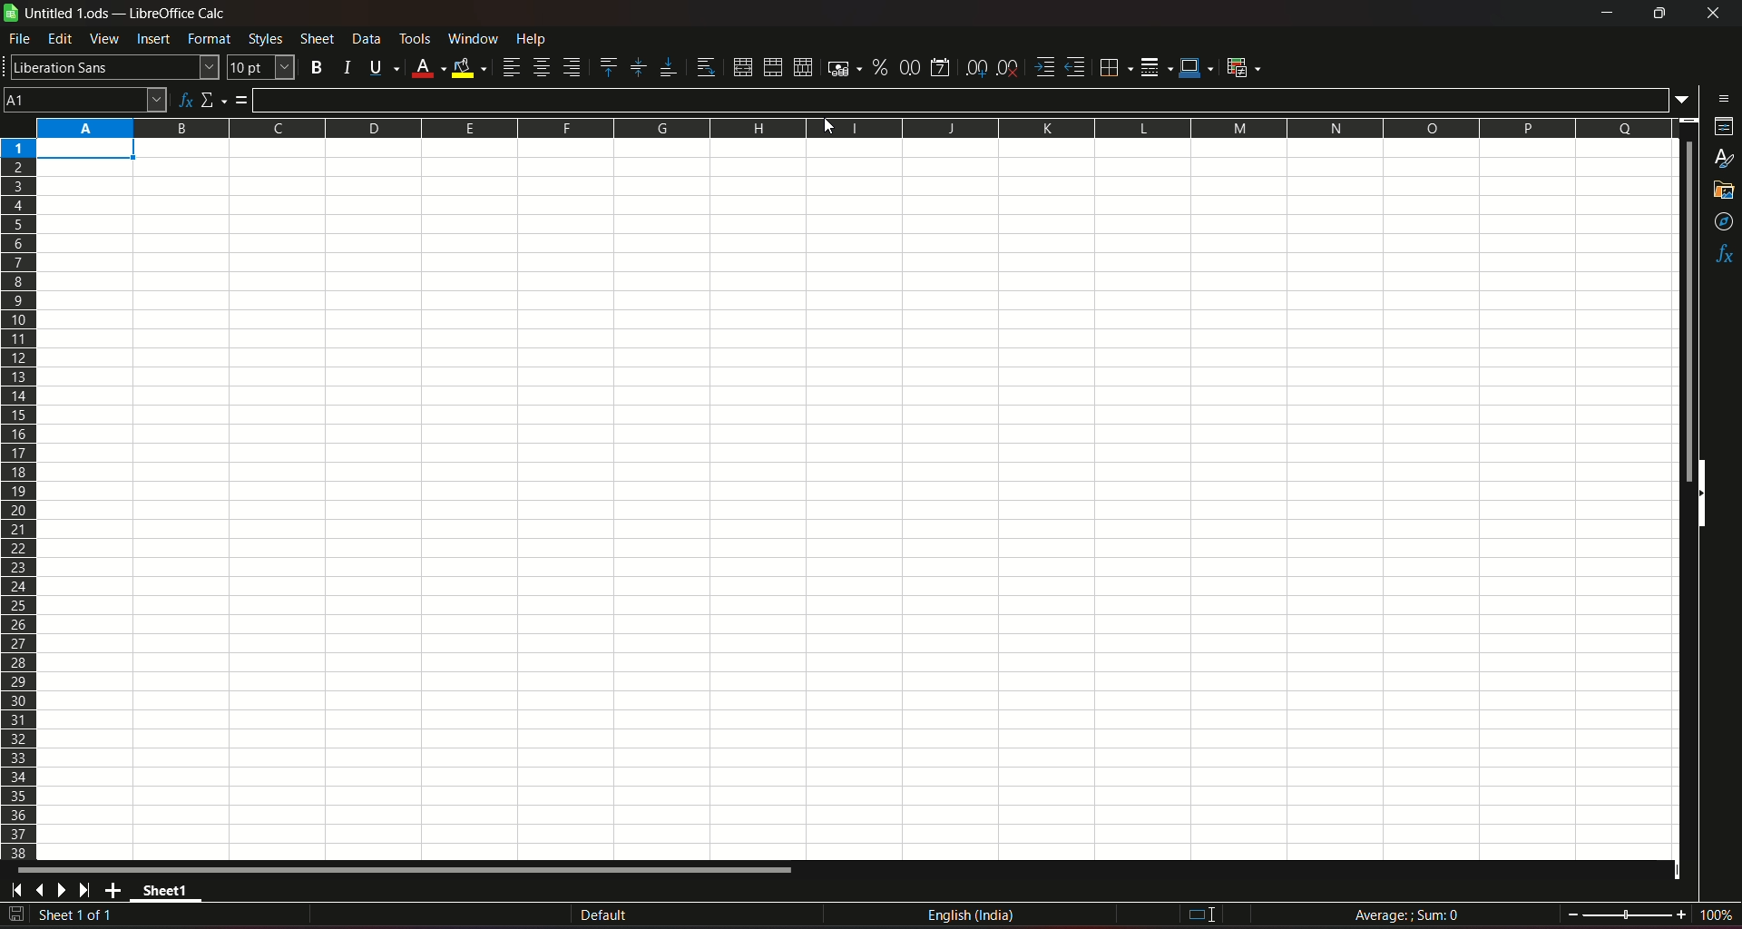  What do you see at coordinates (113, 68) in the screenshot?
I see `font styles` at bounding box center [113, 68].